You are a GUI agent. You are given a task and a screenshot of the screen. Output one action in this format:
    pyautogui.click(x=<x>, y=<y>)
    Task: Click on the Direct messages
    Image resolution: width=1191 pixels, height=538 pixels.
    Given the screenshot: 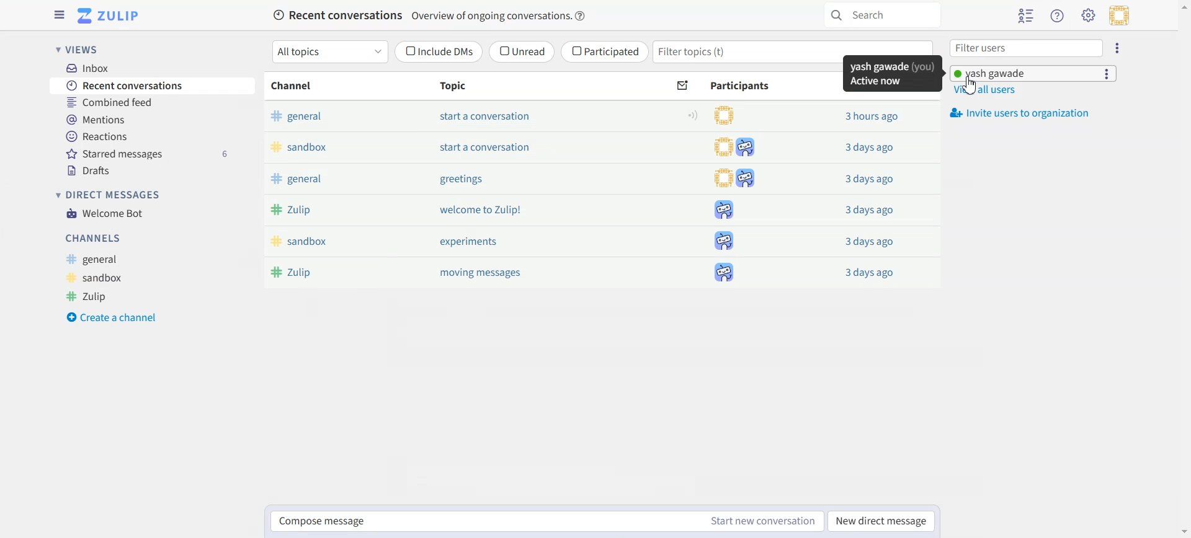 What is the action you would take?
    pyautogui.click(x=111, y=194)
    